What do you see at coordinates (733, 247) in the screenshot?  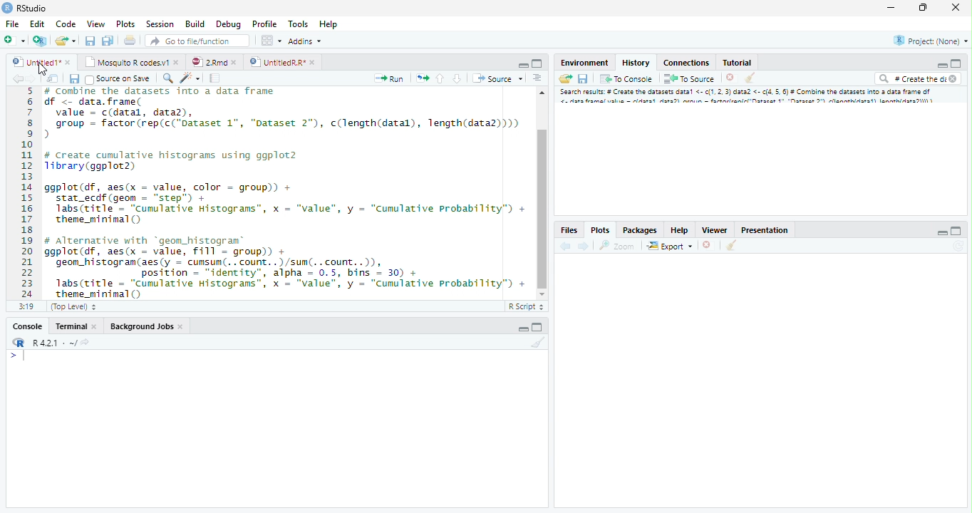 I see `Clear console` at bounding box center [733, 247].